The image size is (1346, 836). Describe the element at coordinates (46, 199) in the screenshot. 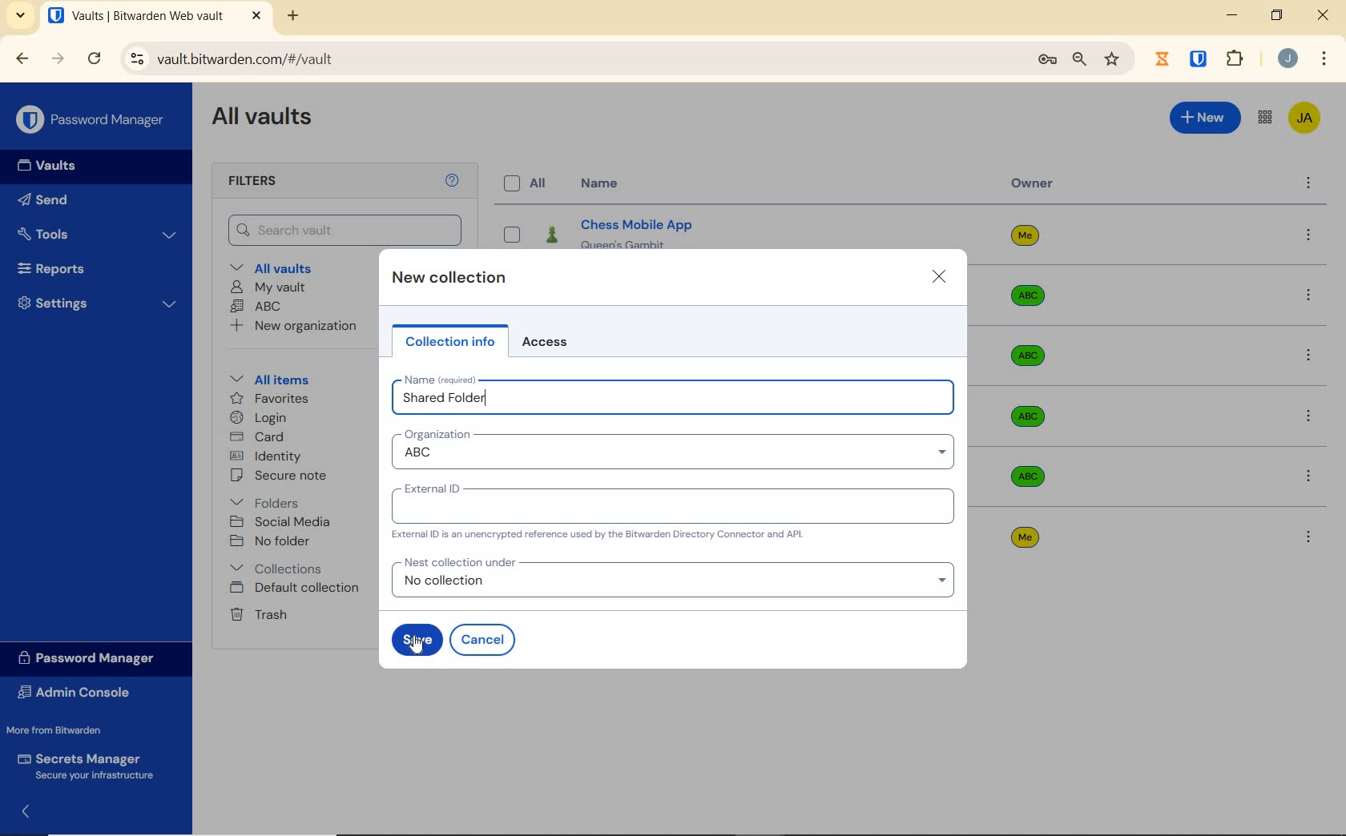

I see `Send` at that location.